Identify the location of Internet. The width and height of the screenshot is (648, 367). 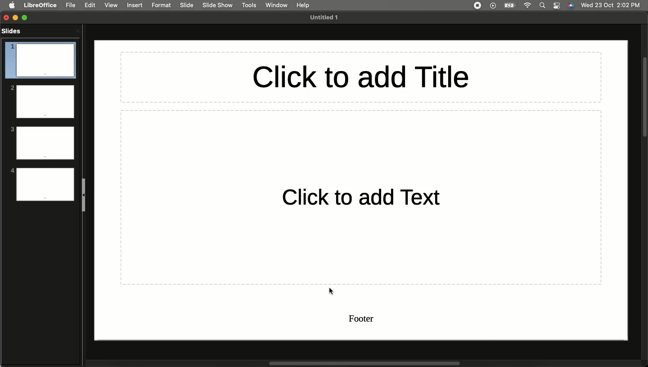
(529, 5).